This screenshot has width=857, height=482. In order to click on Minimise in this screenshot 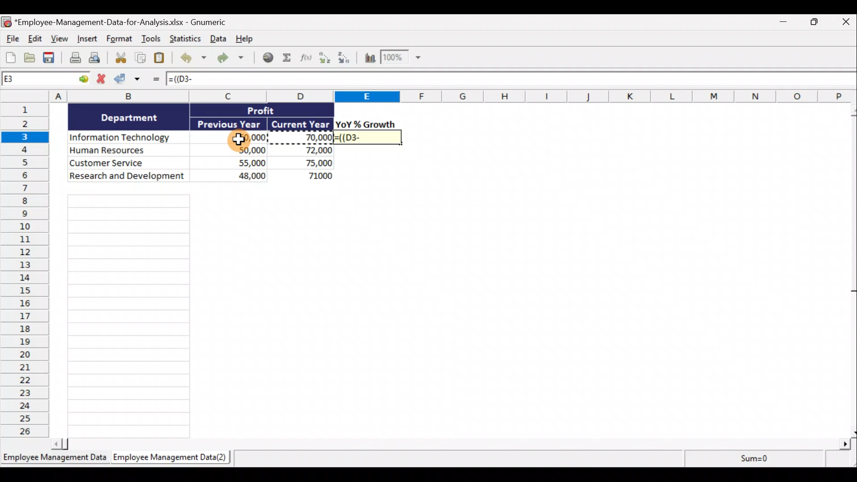, I will do `click(782, 24)`.